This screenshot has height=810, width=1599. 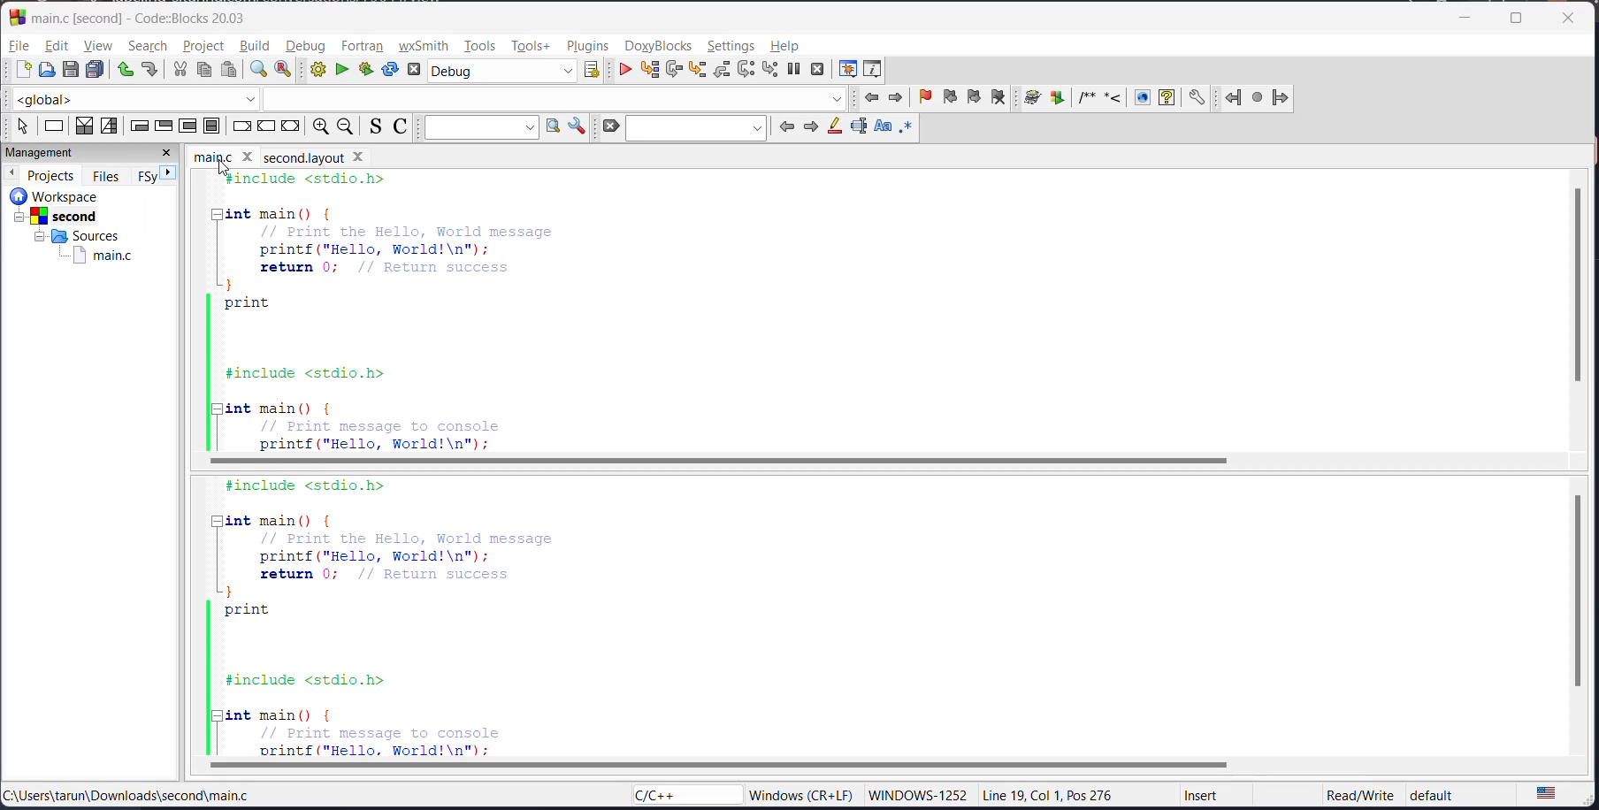 What do you see at coordinates (930, 97) in the screenshot?
I see `toggle bookmark` at bounding box center [930, 97].